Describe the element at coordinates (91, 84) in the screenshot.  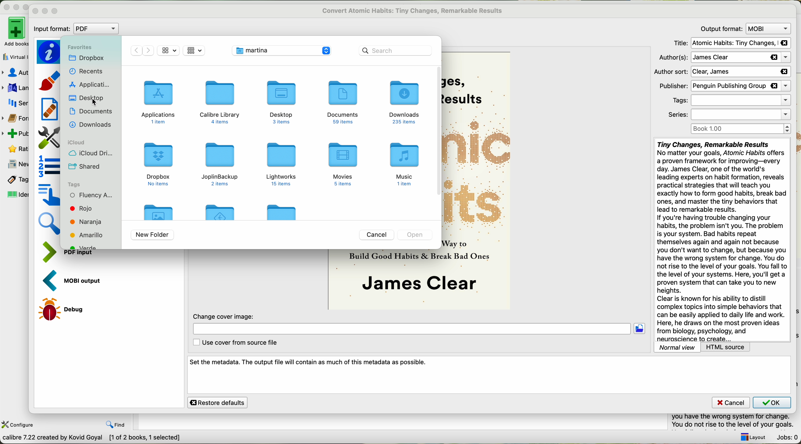
I see `applications` at that location.